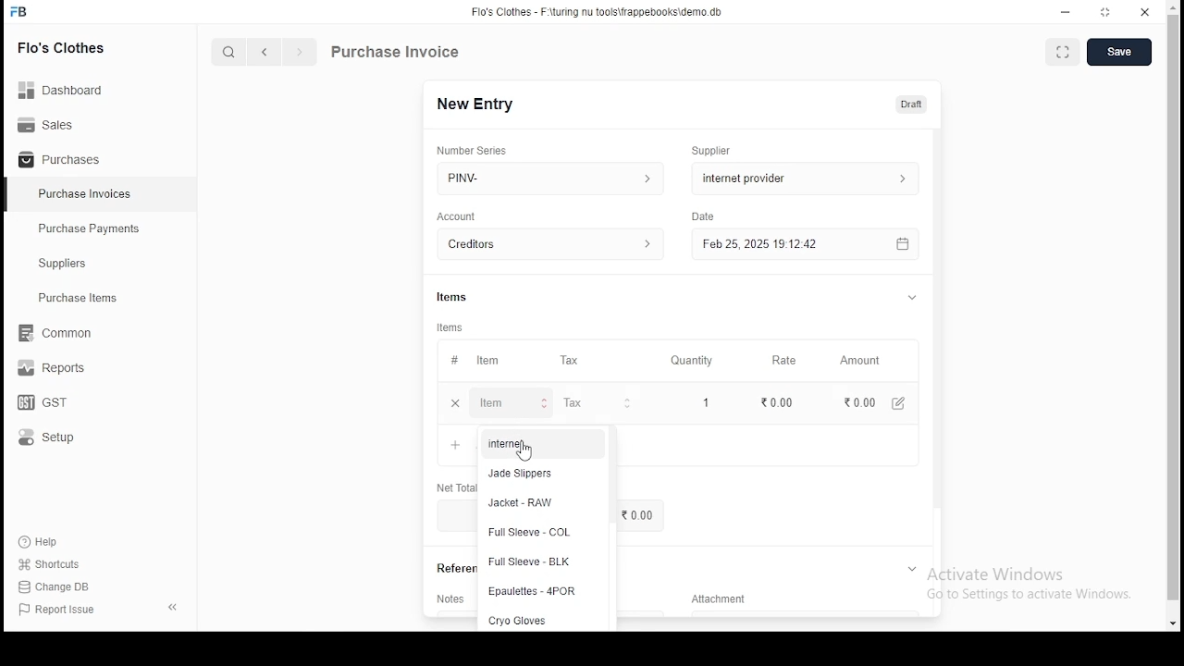 Image resolution: width=1184 pixels, height=666 pixels. What do you see at coordinates (1147, 12) in the screenshot?
I see `close window` at bounding box center [1147, 12].